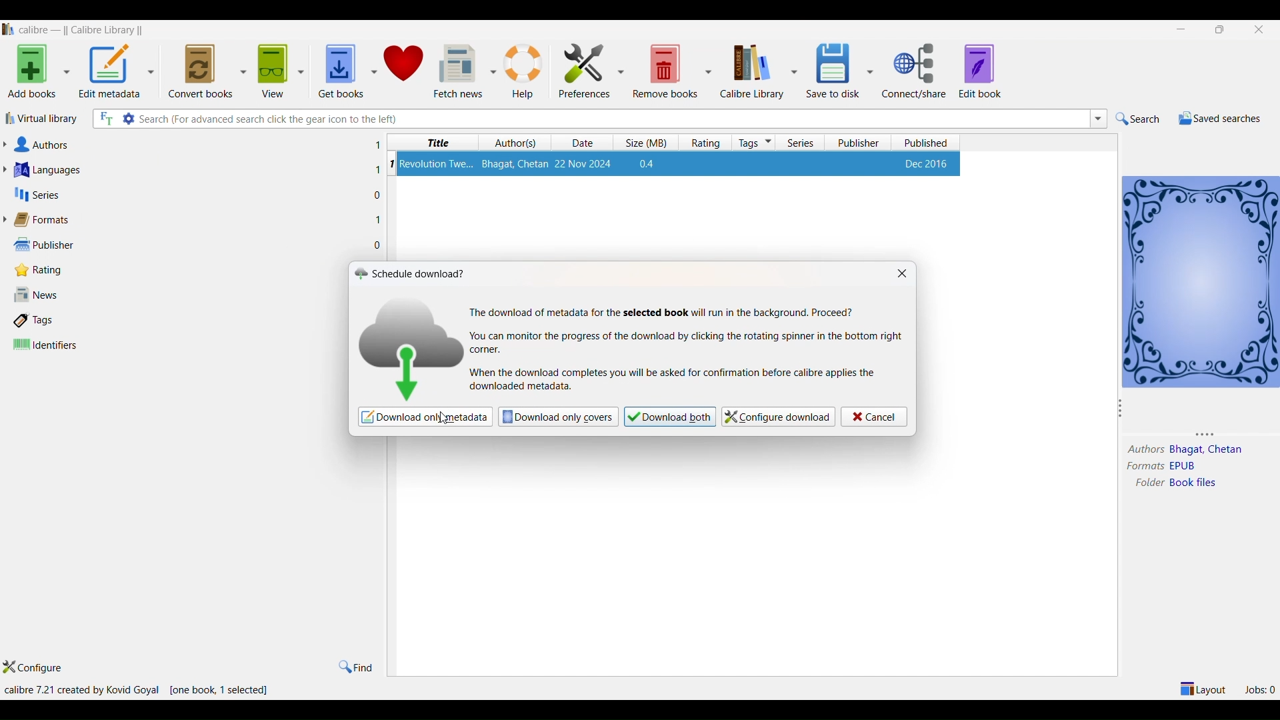  What do you see at coordinates (199, 69) in the screenshot?
I see `convert books` at bounding box center [199, 69].